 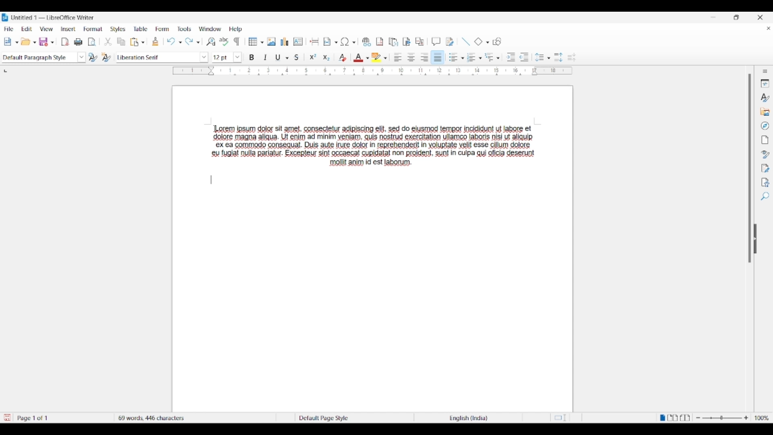 What do you see at coordinates (134, 41) in the screenshot?
I see `Selected paste option` at bounding box center [134, 41].